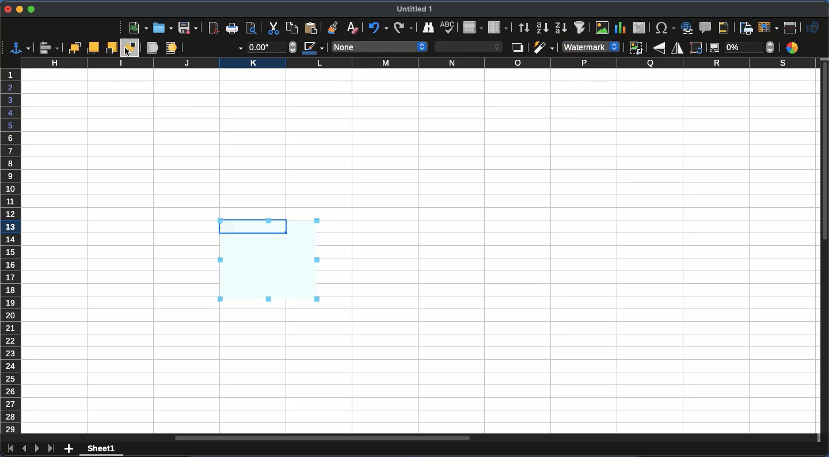  I want to click on pdf, so click(214, 28).